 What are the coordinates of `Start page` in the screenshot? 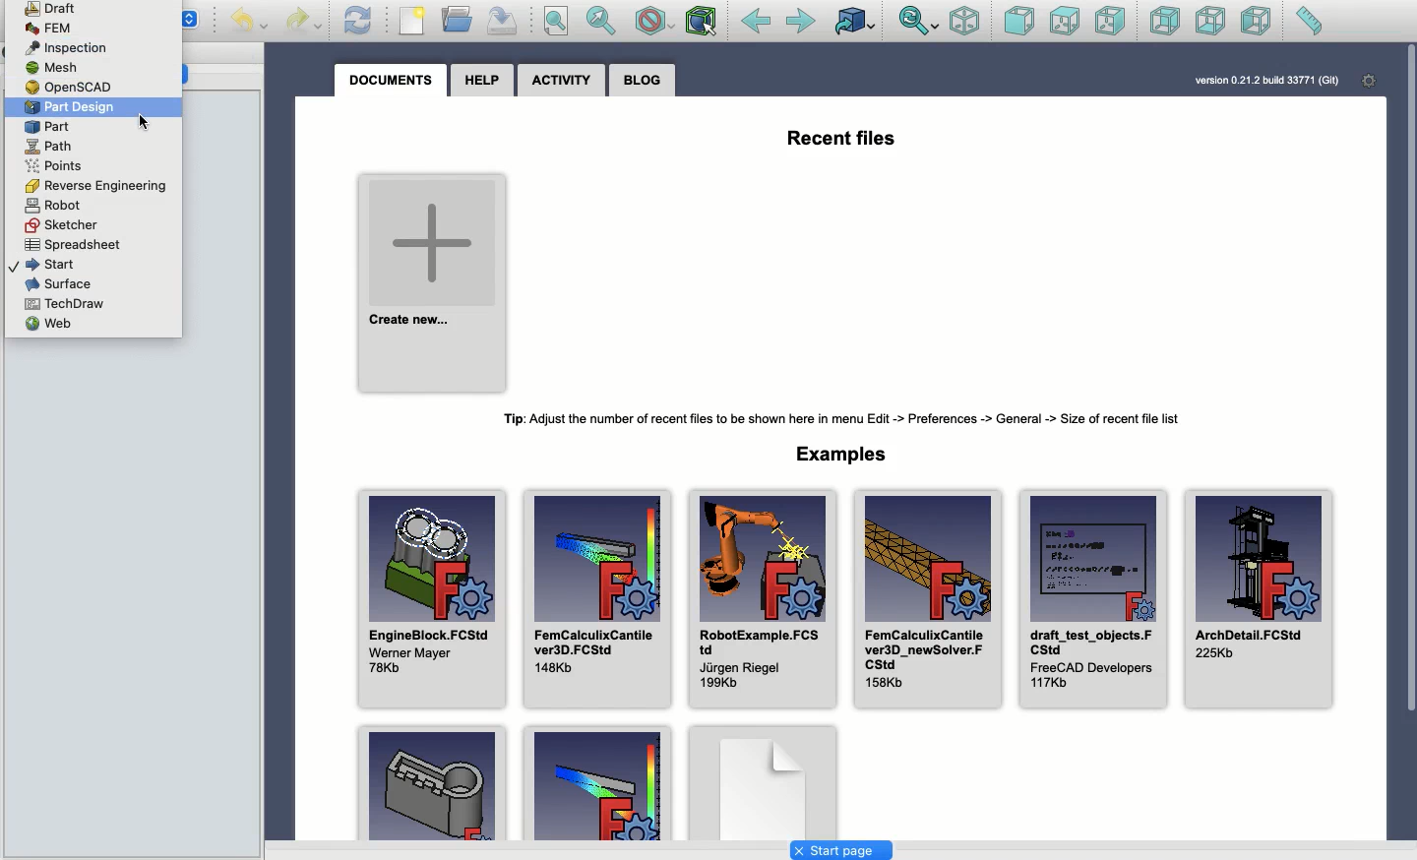 It's located at (840, 851).